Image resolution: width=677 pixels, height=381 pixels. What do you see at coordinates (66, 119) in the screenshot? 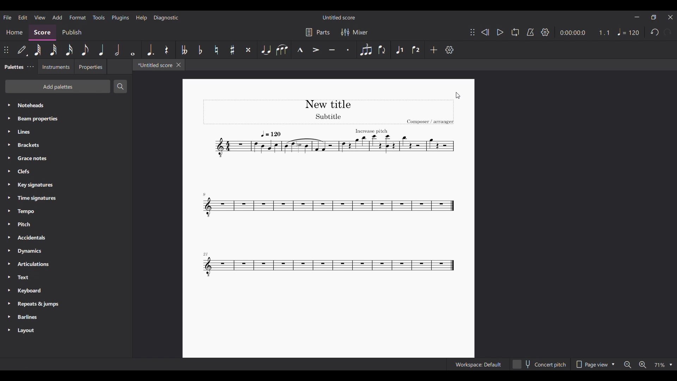
I see `Beam properties` at bounding box center [66, 119].